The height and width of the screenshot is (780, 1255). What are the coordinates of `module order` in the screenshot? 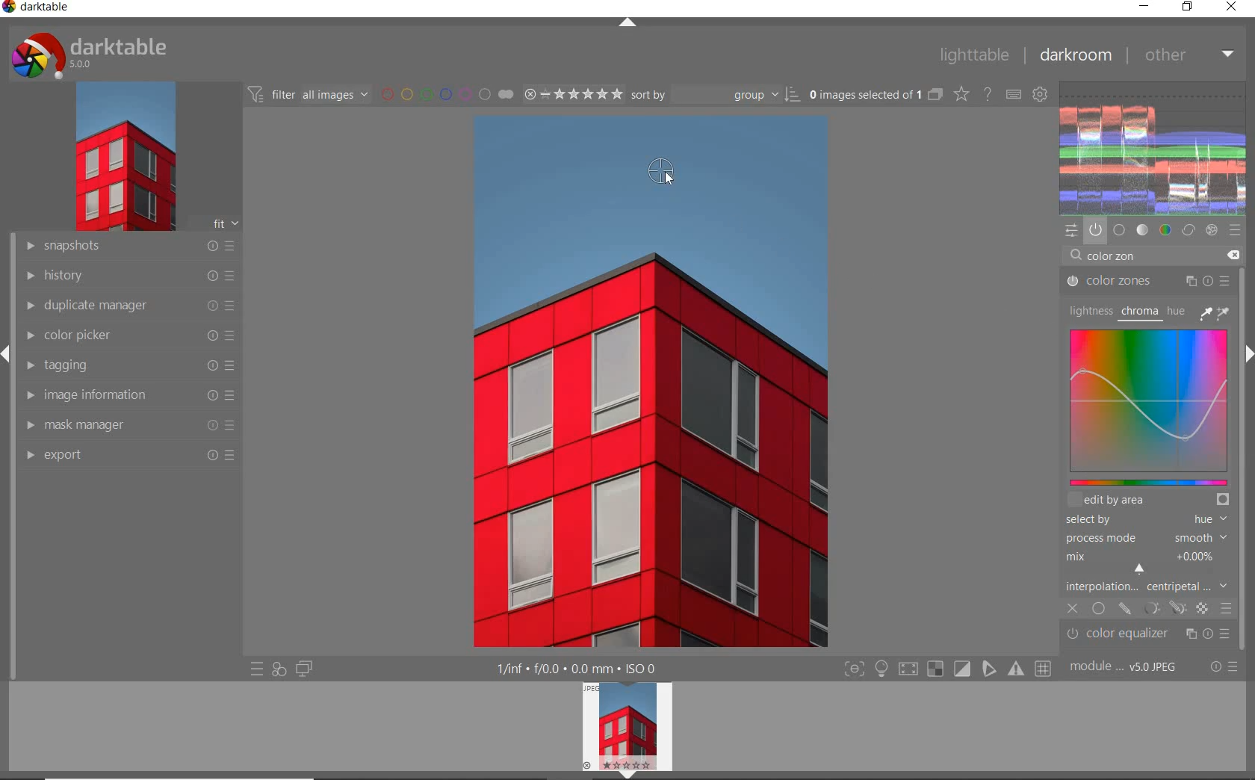 It's located at (1127, 668).